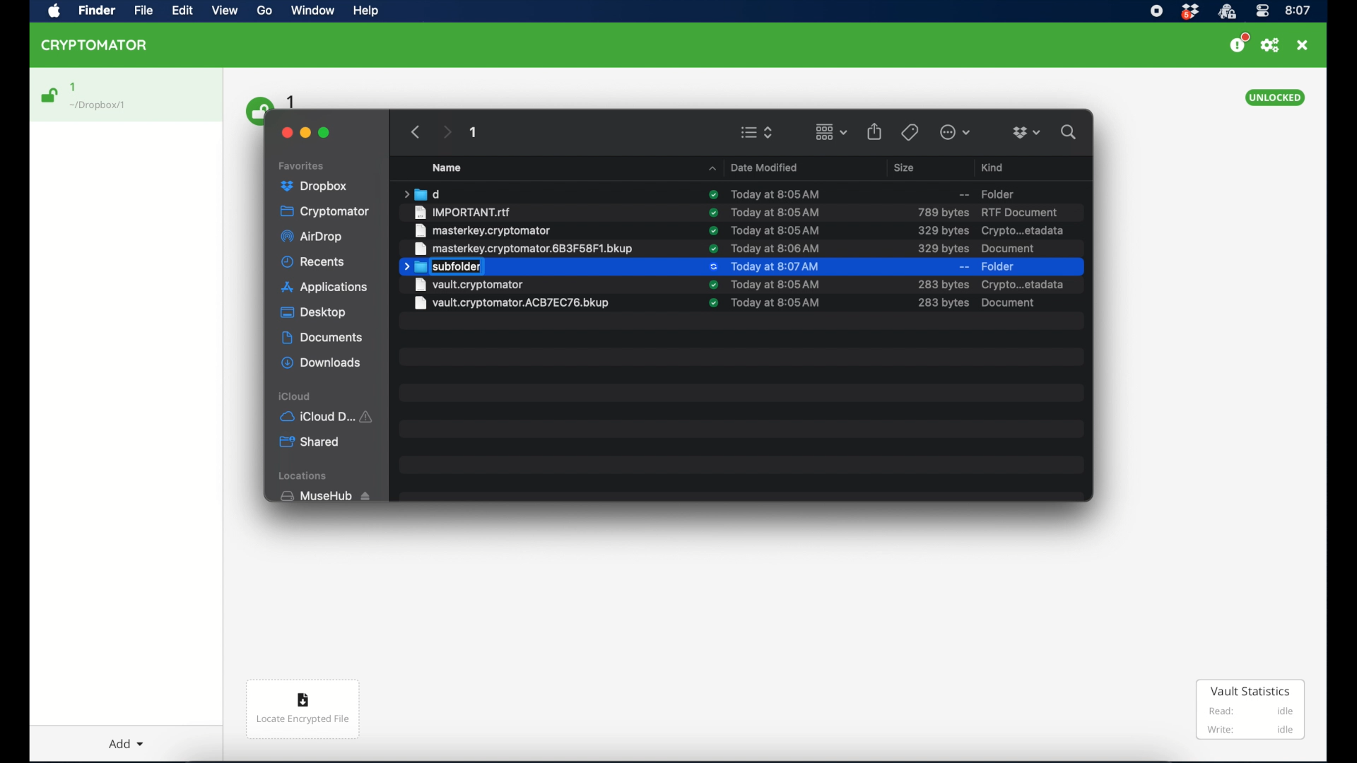 The width and height of the screenshot is (1357, 763). Describe the element at coordinates (317, 13) in the screenshot. I see `Window` at that location.